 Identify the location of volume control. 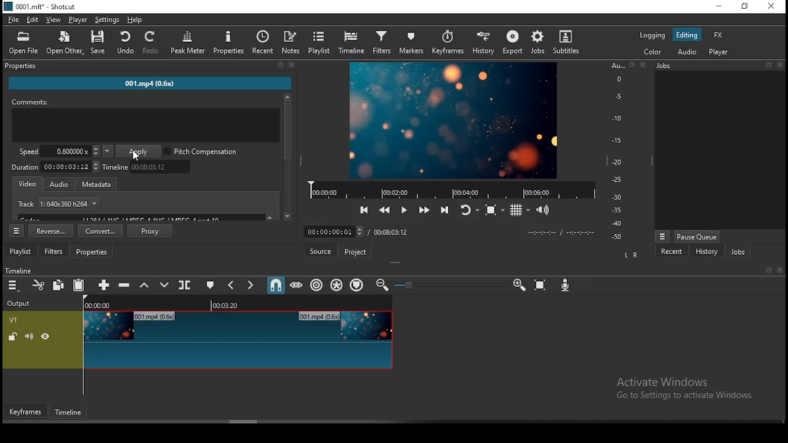
(544, 210).